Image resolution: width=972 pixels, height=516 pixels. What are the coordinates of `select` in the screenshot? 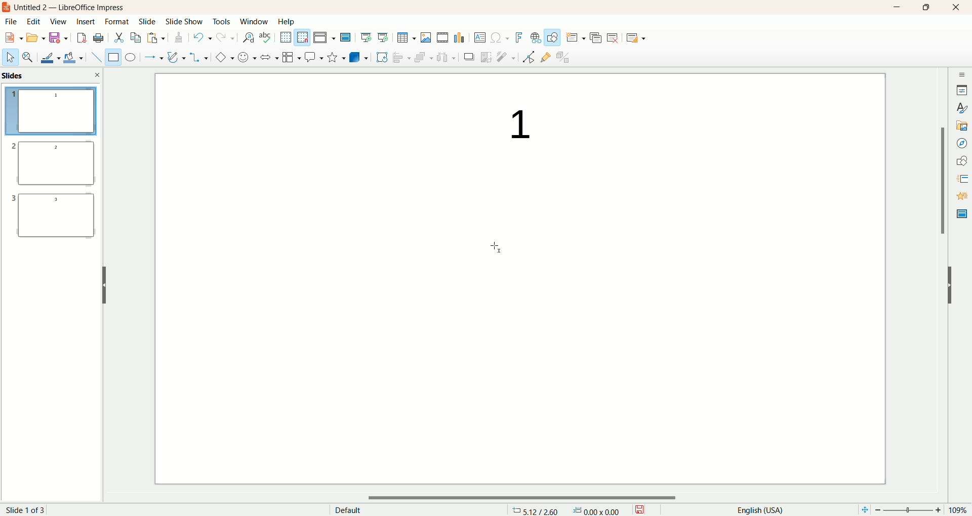 It's located at (10, 59).